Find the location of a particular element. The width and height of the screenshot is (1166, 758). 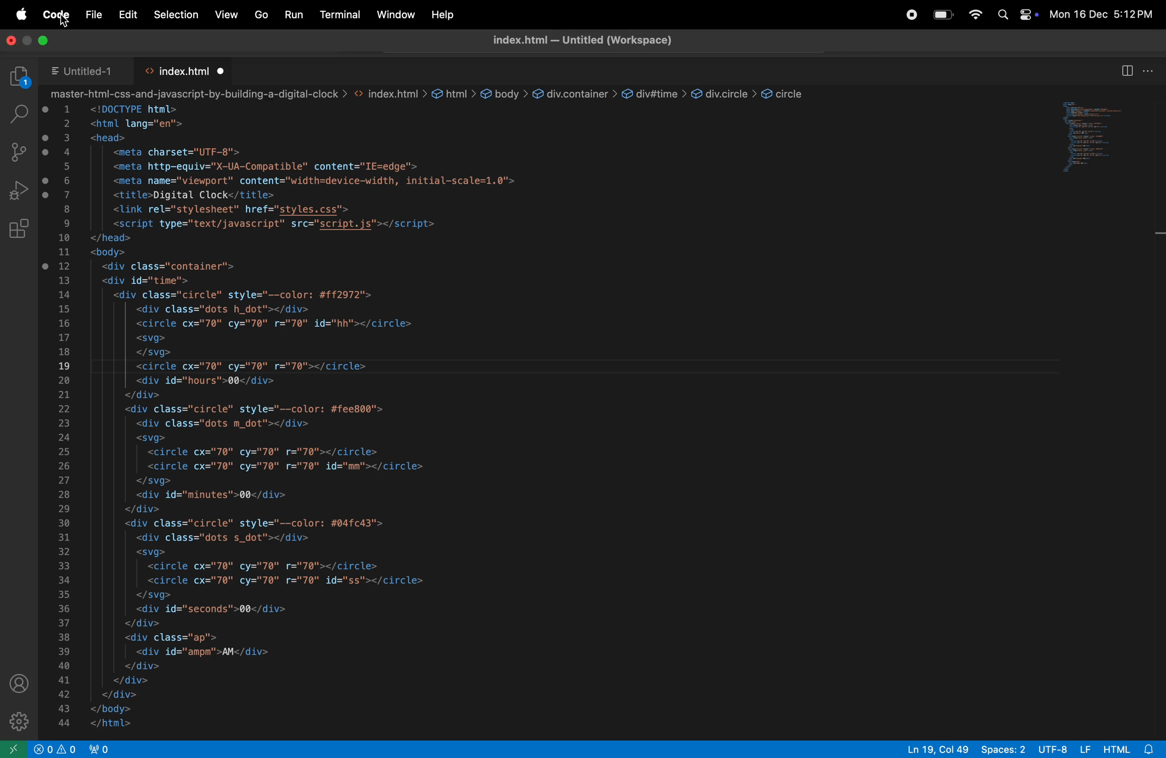

<div class="container"> is located at coordinates (168, 266).